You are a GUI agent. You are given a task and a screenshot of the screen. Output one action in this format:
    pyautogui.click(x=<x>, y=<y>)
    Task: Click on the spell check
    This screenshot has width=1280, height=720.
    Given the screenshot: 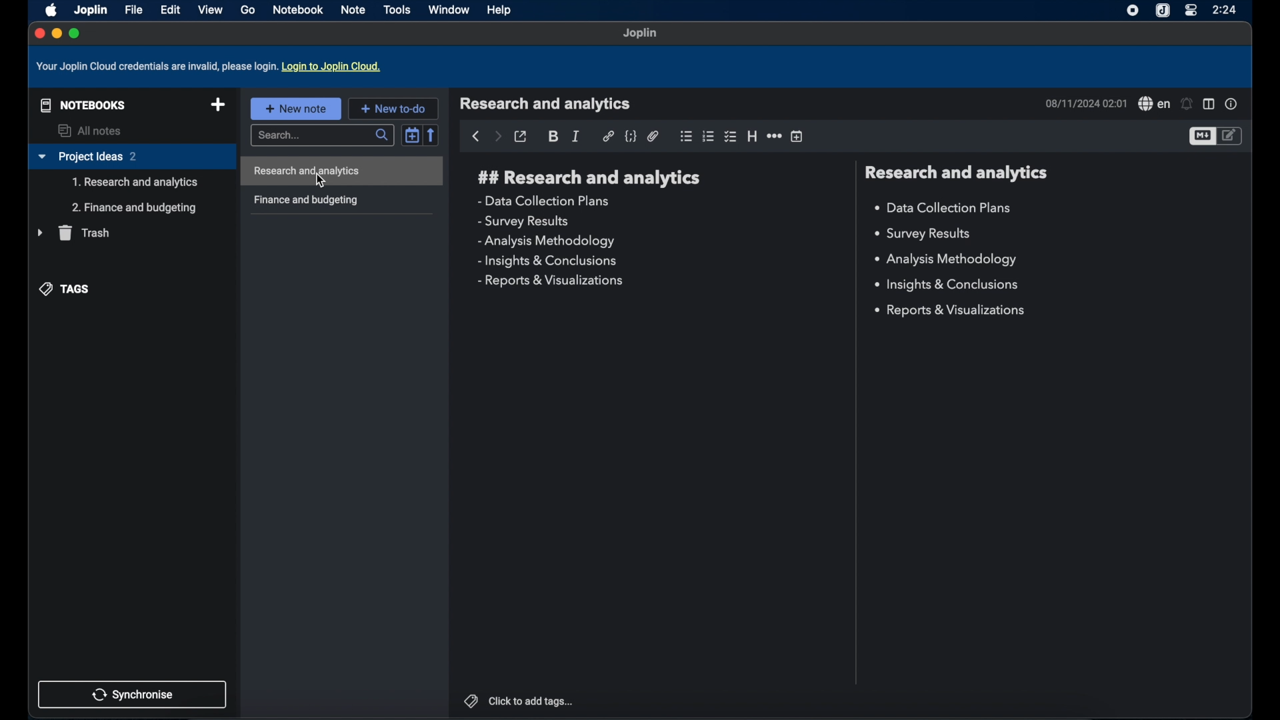 What is the action you would take?
    pyautogui.click(x=1153, y=104)
    